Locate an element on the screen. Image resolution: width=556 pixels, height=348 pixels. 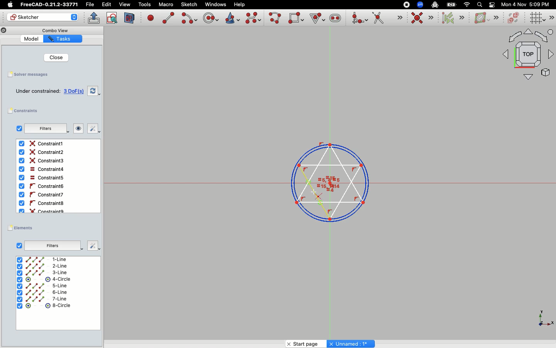
Trim edge is located at coordinates (387, 19).